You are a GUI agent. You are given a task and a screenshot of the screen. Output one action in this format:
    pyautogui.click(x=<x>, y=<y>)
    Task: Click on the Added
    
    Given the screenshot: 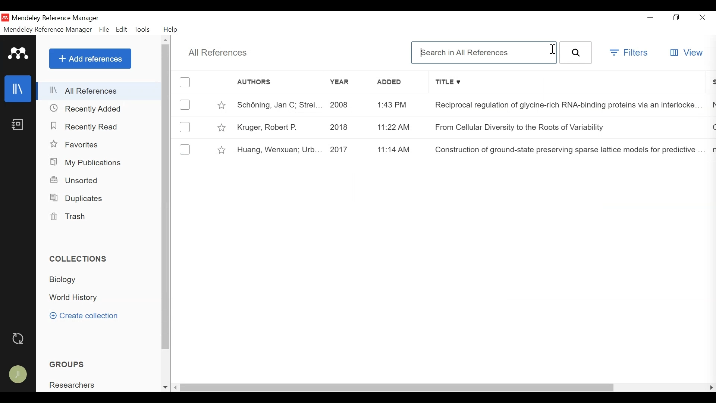 What is the action you would take?
    pyautogui.click(x=398, y=82)
    